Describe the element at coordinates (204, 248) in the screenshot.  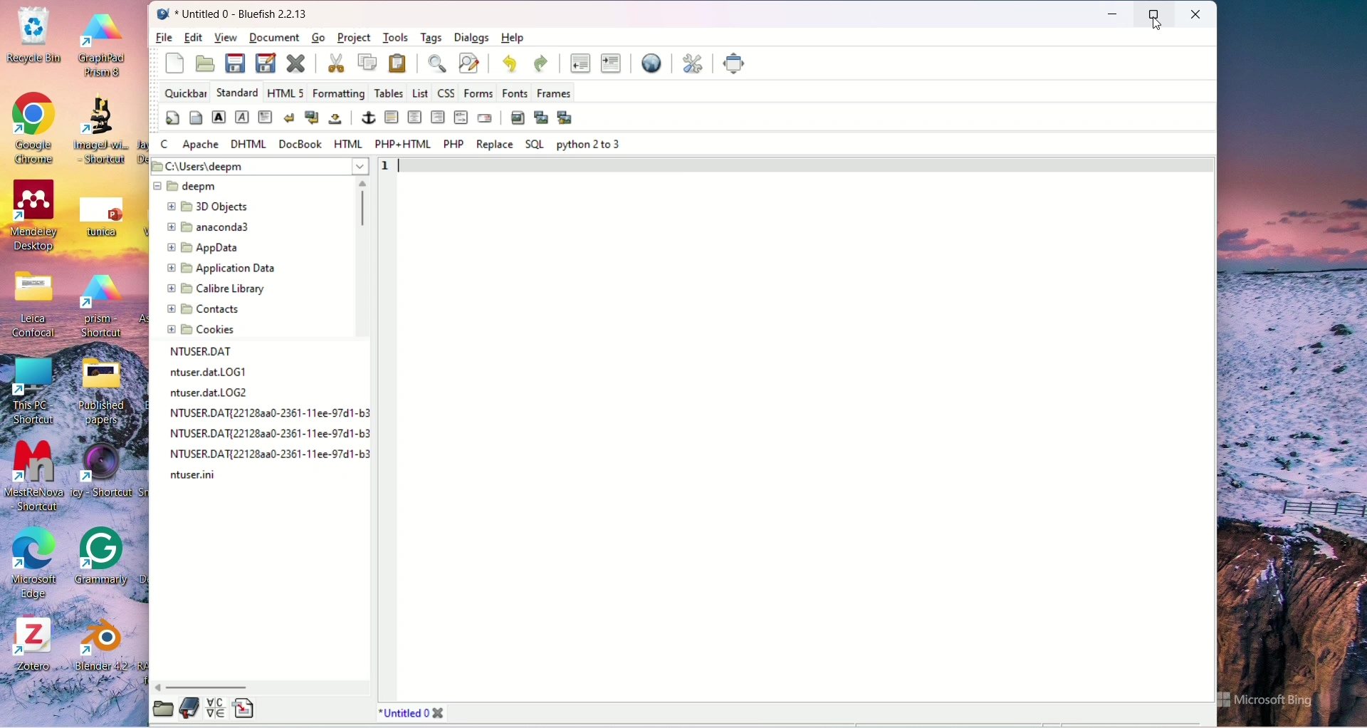
I see `app data` at that location.